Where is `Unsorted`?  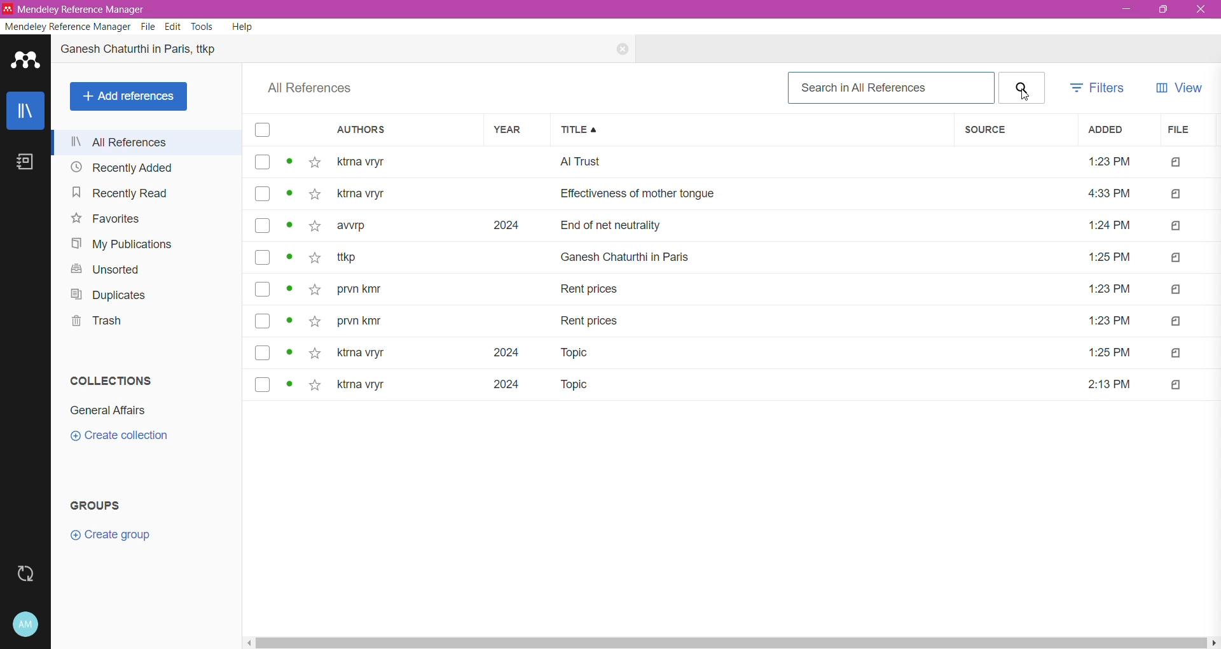
Unsorted is located at coordinates (104, 270).